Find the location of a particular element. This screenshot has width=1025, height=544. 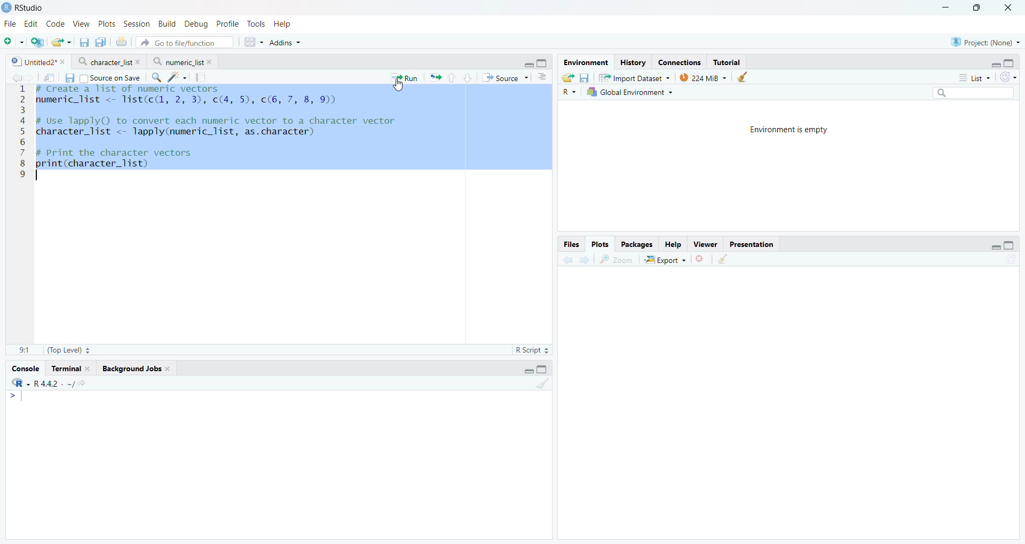

Workspace panes is located at coordinates (251, 42).